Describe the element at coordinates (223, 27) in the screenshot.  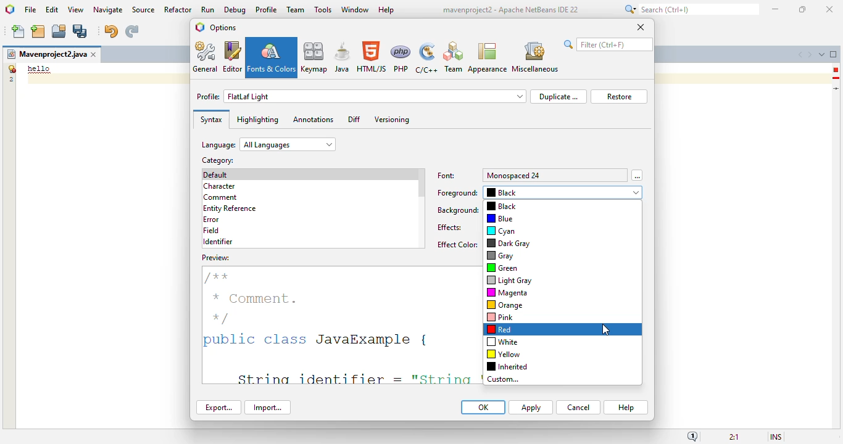
I see `options` at that location.